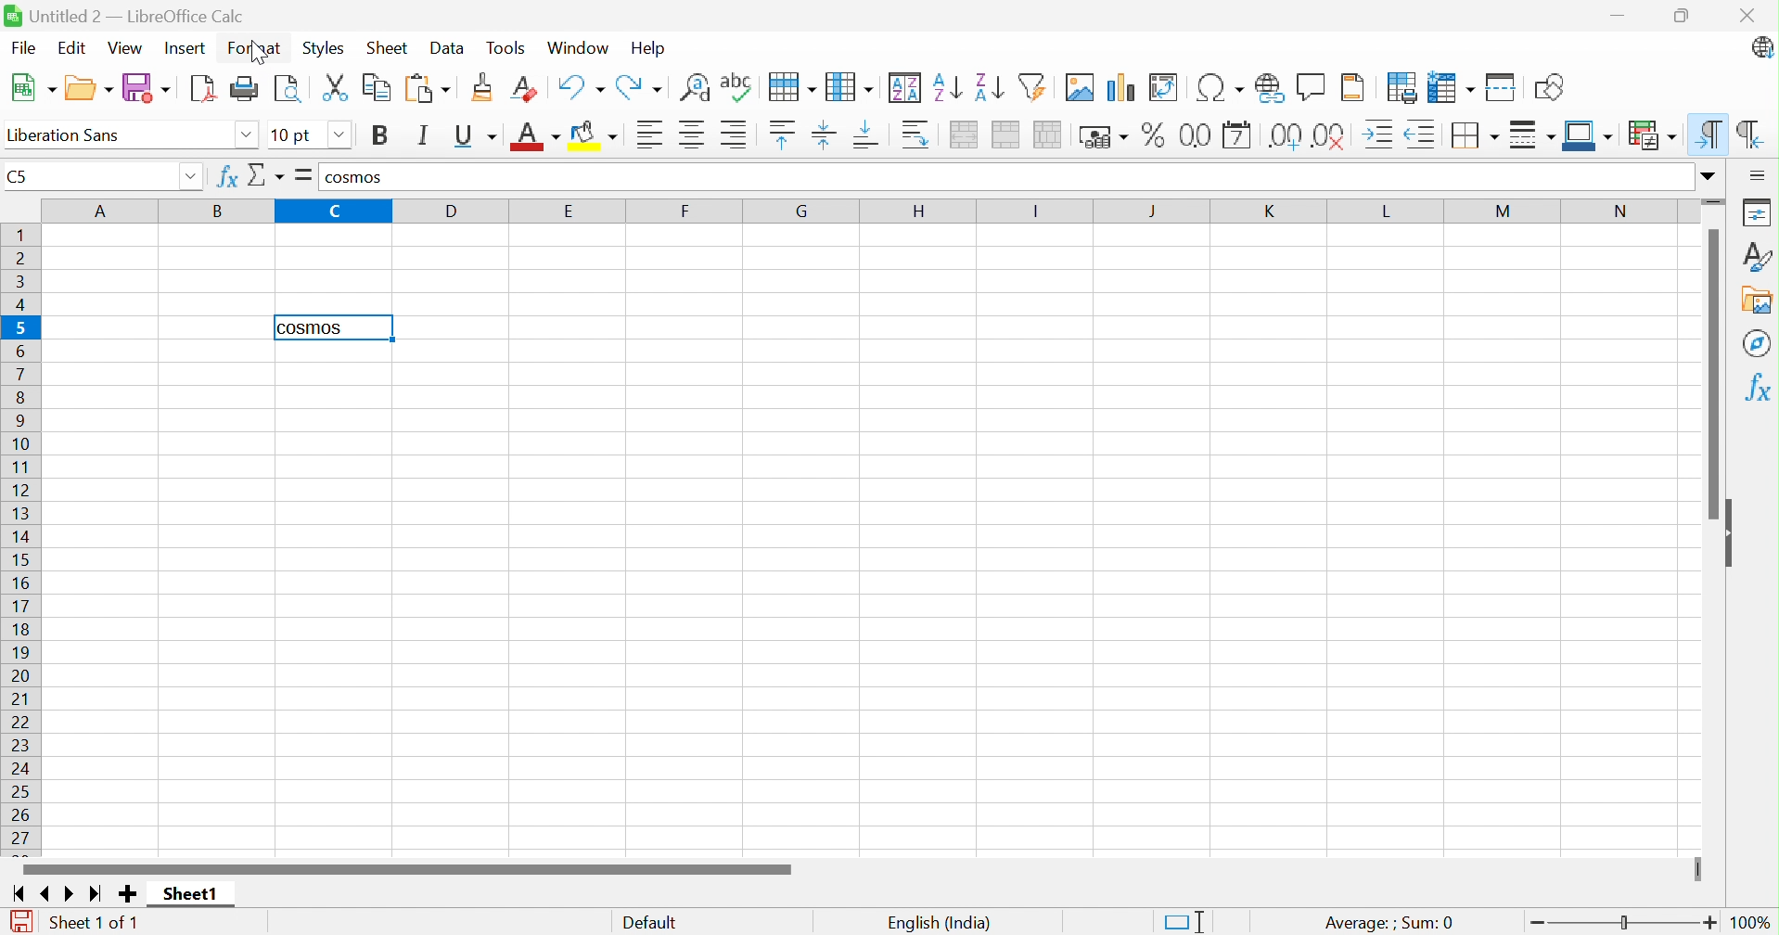 The width and height of the screenshot is (1779, 935). Describe the element at coordinates (190, 896) in the screenshot. I see `Sheet1` at that location.